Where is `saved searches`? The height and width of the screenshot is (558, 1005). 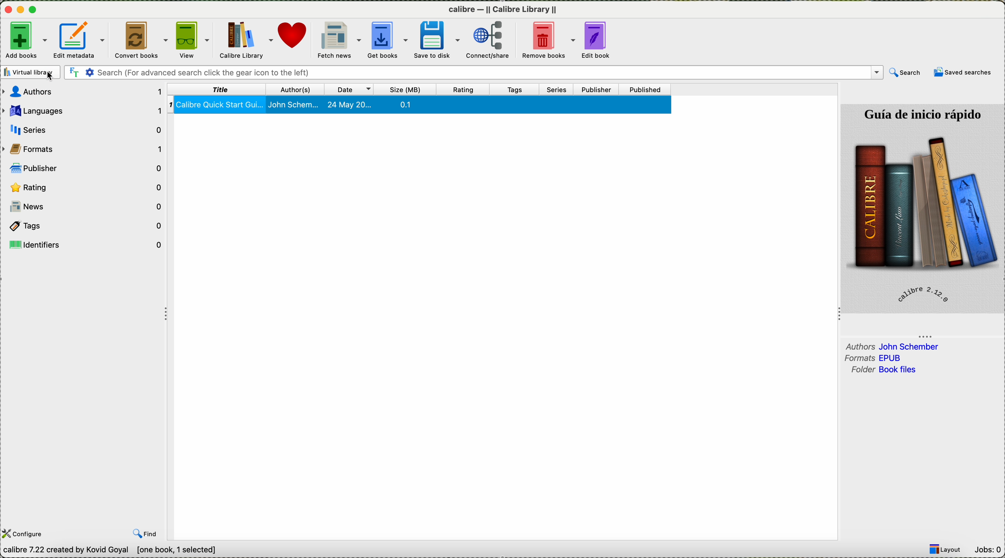 saved searches is located at coordinates (964, 73).